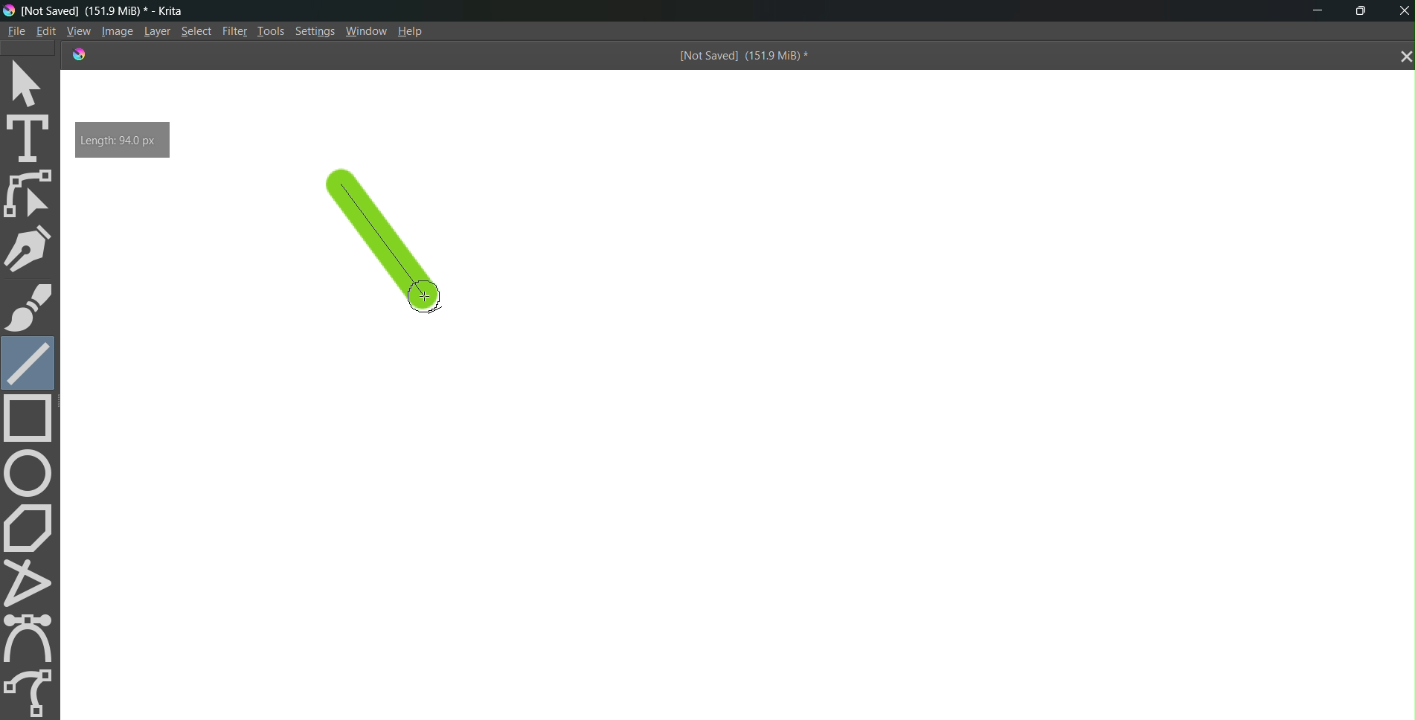 This screenshot has width=1415, height=720. What do you see at coordinates (393, 252) in the screenshot?
I see `line` at bounding box center [393, 252].